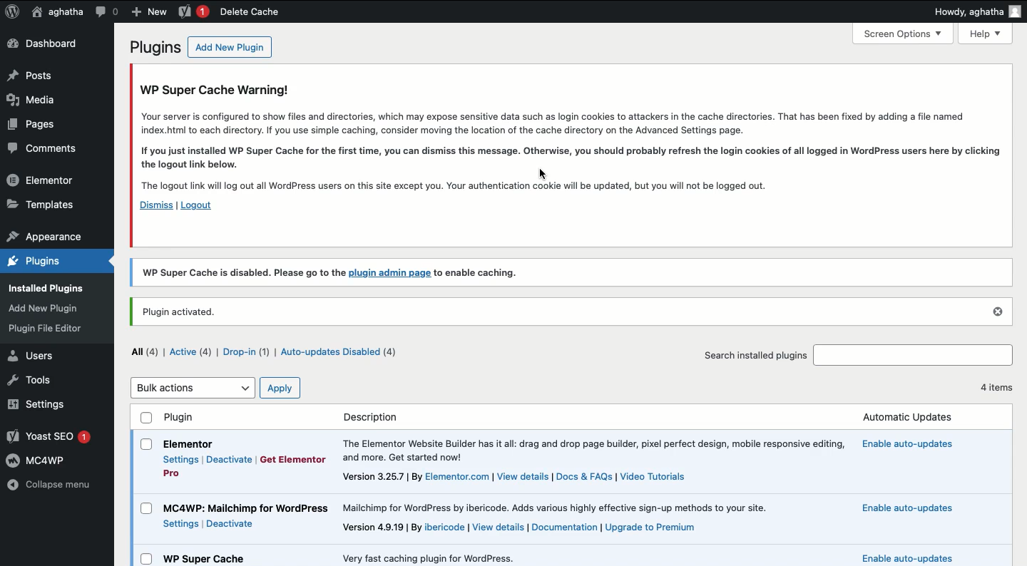 The image size is (1027, 566). Describe the element at coordinates (36, 126) in the screenshot. I see `Pages` at that location.